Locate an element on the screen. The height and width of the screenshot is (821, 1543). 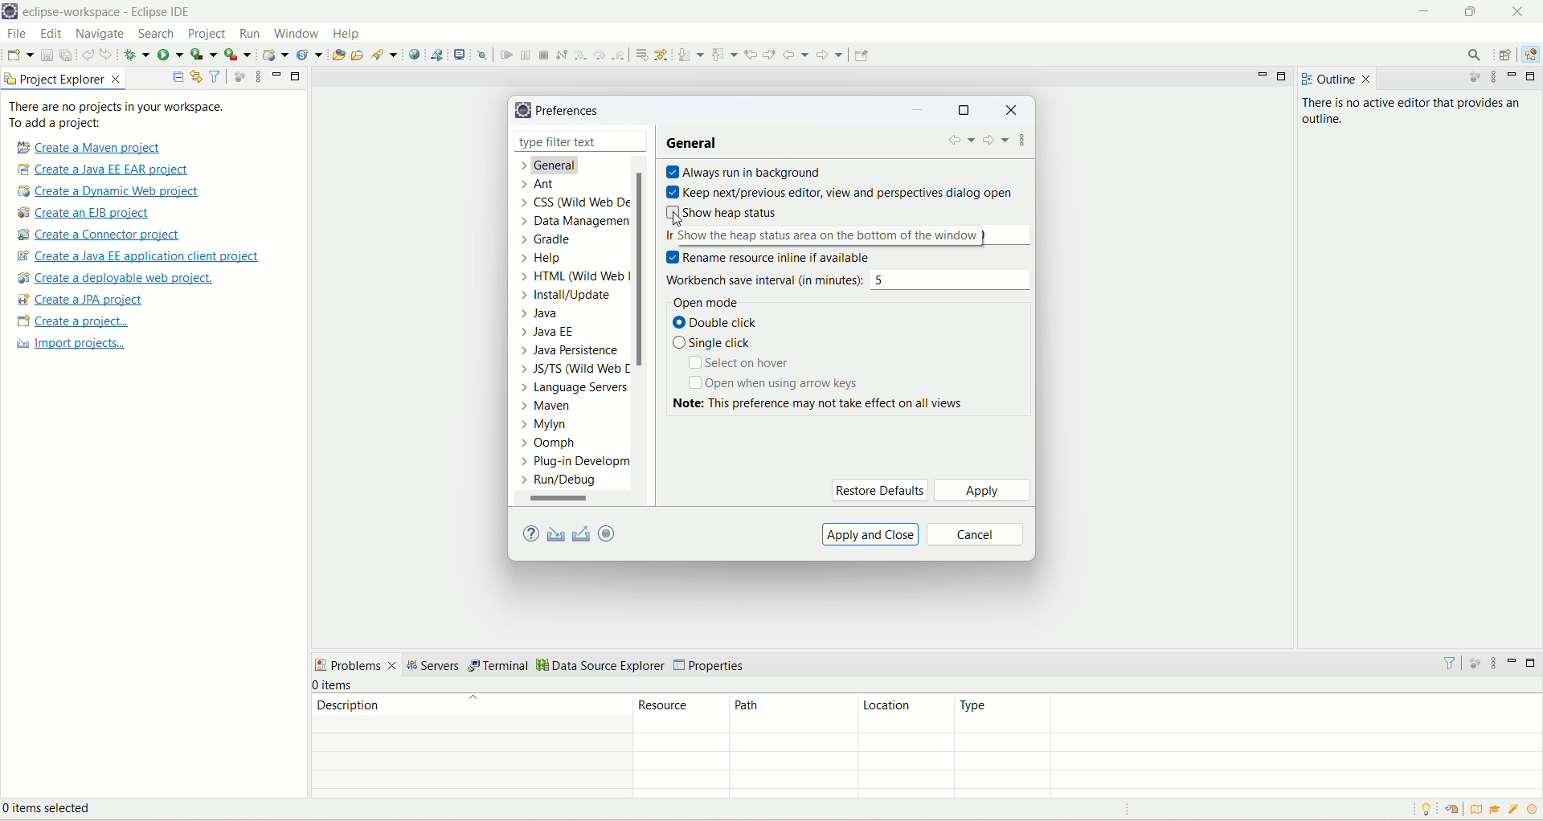
window is located at coordinates (296, 32).